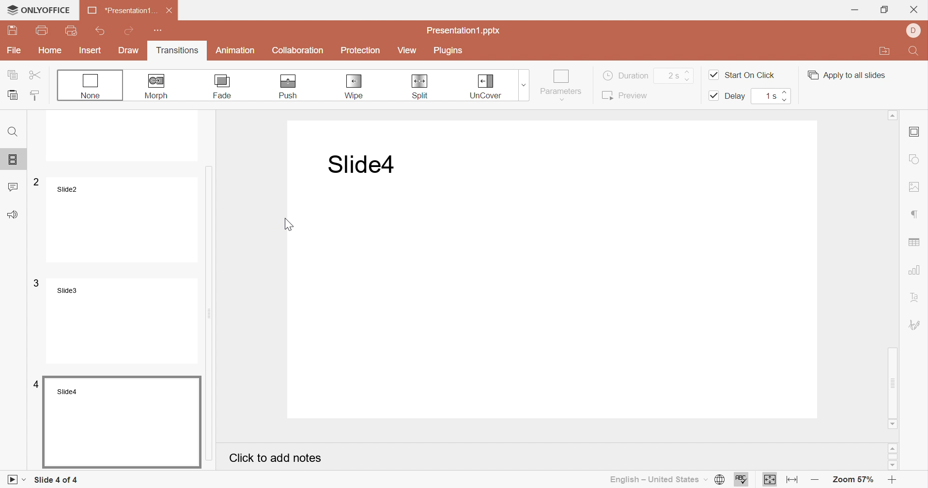 Image resolution: width=928 pixels, height=488 pixels. Describe the element at coordinates (893, 481) in the screenshot. I see `Zoom in` at that location.